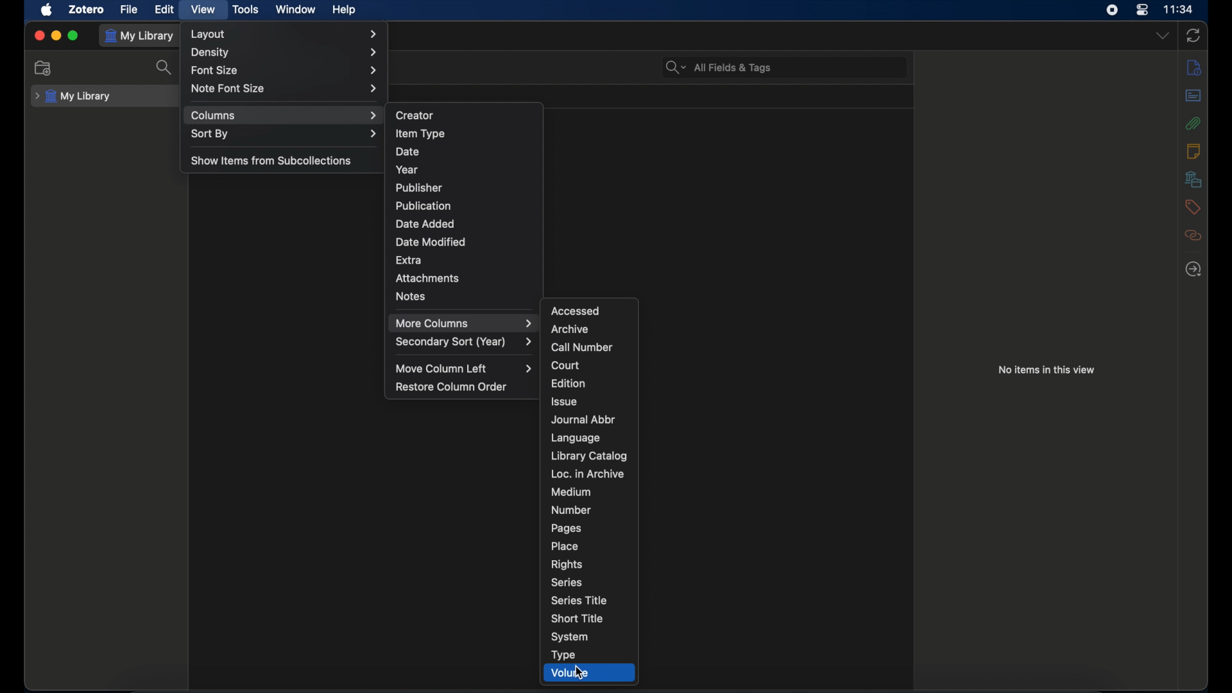 The image size is (1232, 693). Describe the element at coordinates (585, 420) in the screenshot. I see `journal abbr` at that location.